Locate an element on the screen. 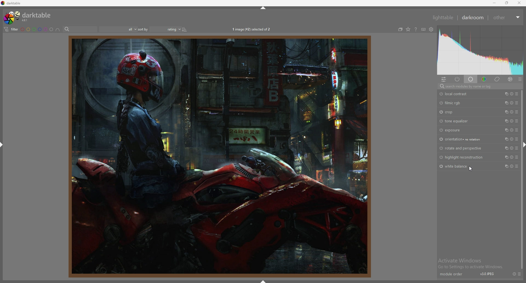 The width and height of the screenshot is (526, 283). darktable is located at coordinates (28, 17).